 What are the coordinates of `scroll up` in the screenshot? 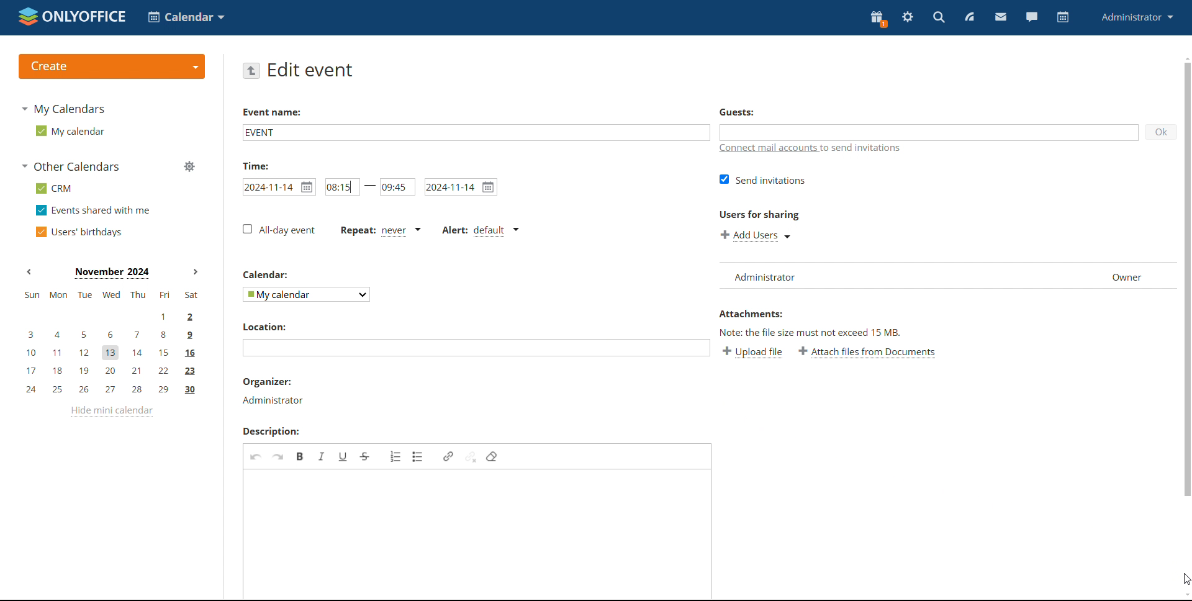 It's located at (1185, 58).